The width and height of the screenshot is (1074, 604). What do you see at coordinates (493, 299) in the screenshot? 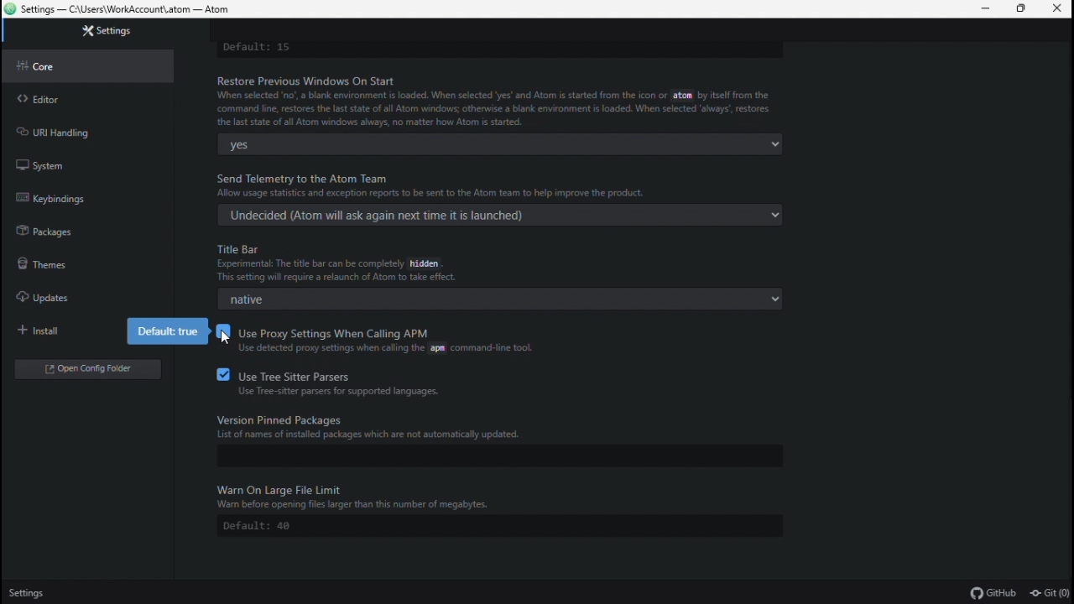
I see `native` at bounding box center [493, 299].